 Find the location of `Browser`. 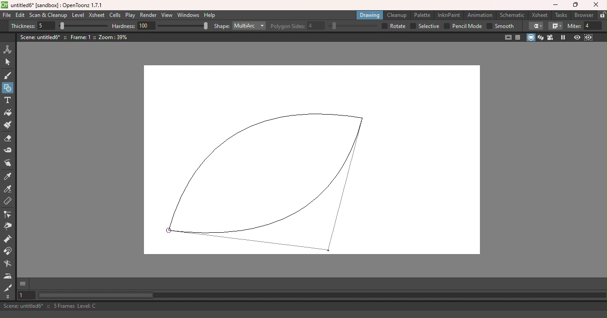

Browser is located at coordinates (584, 15).